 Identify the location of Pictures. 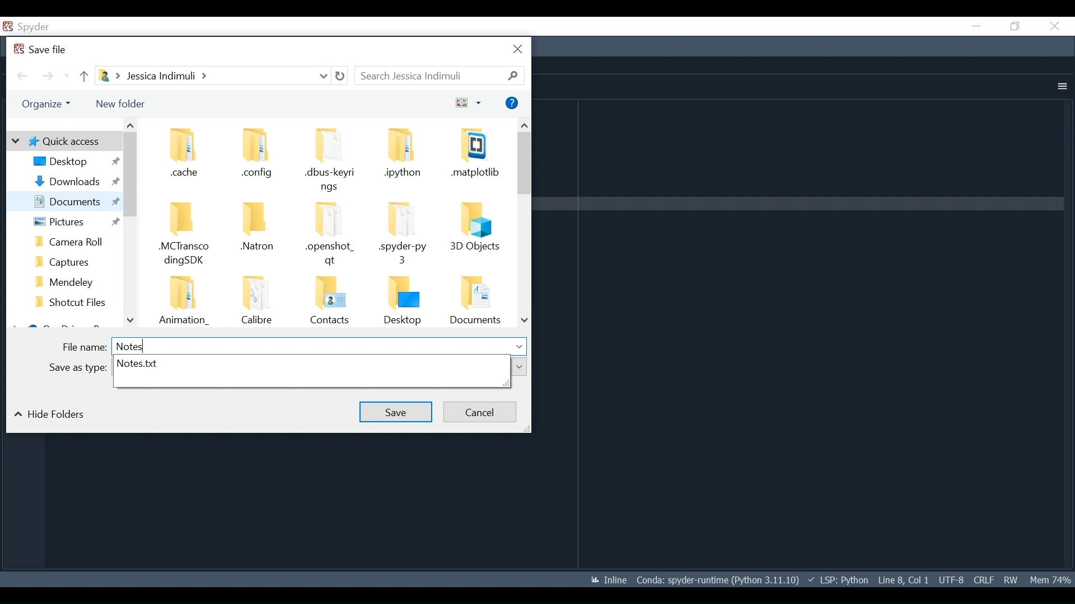
(70, 222).